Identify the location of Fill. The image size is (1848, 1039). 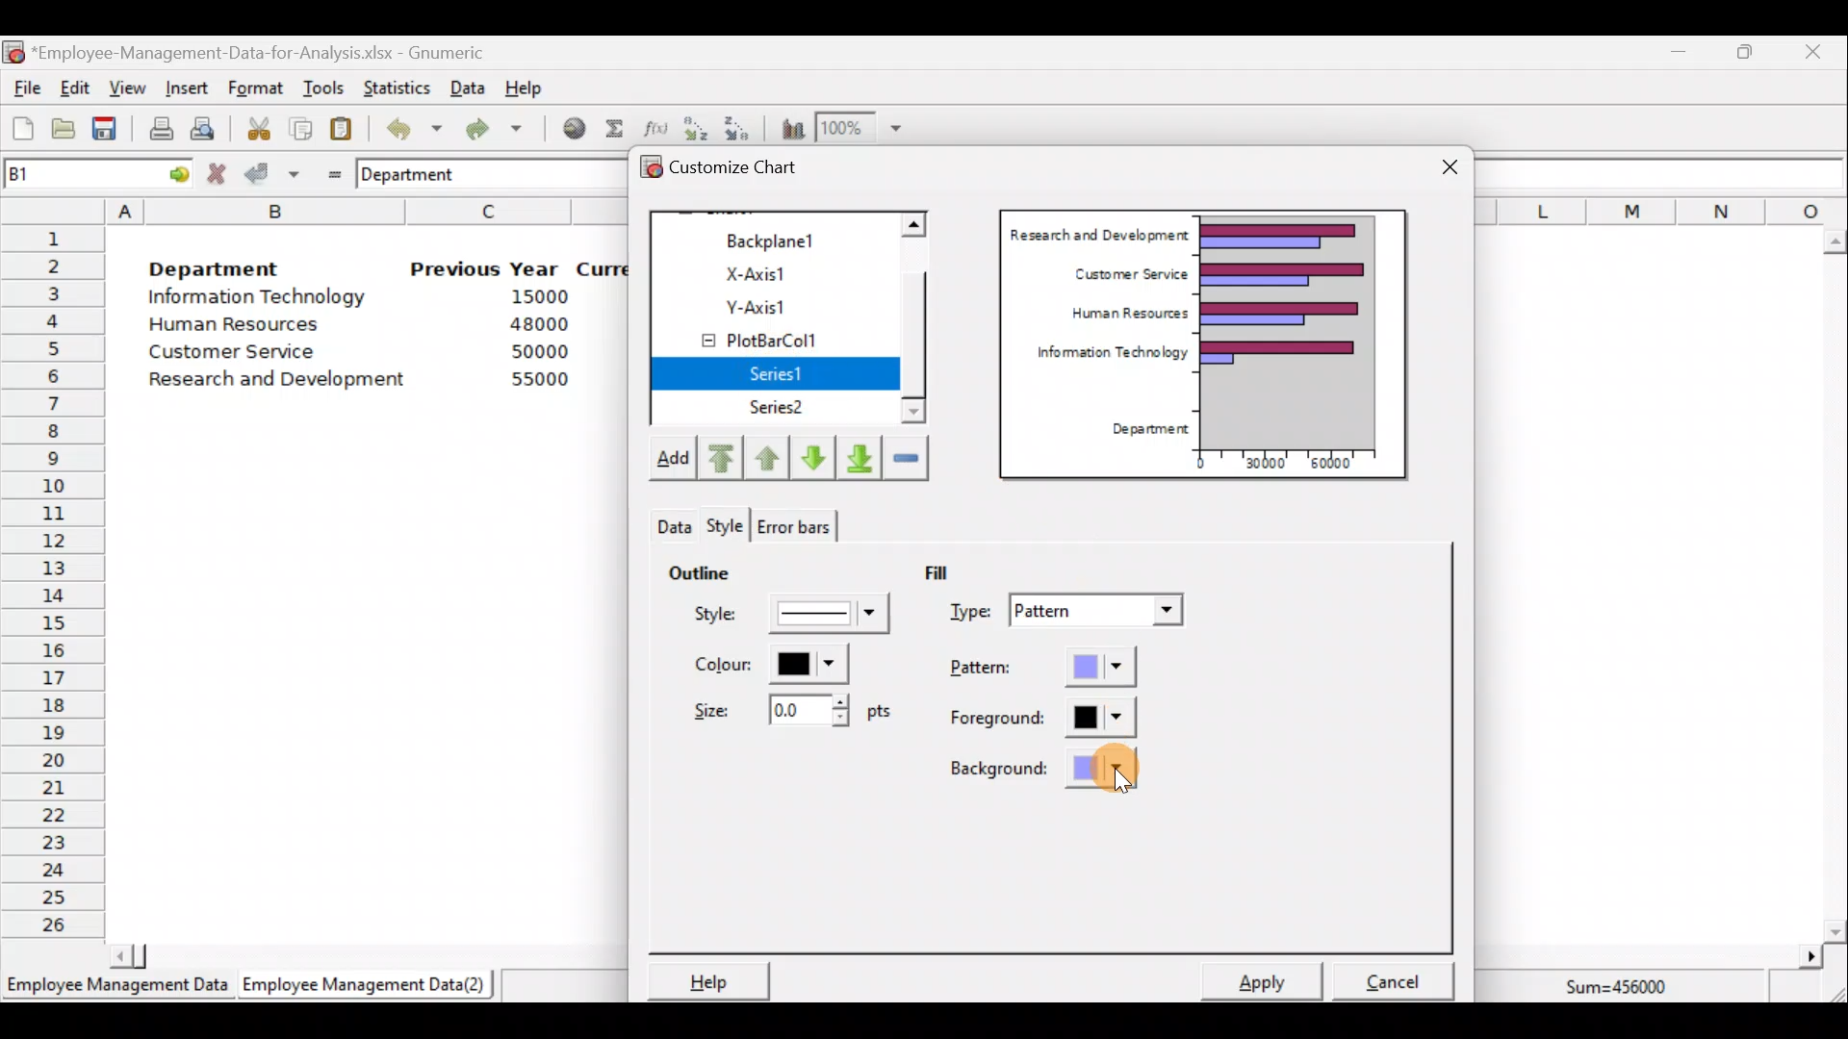
(951, 570).